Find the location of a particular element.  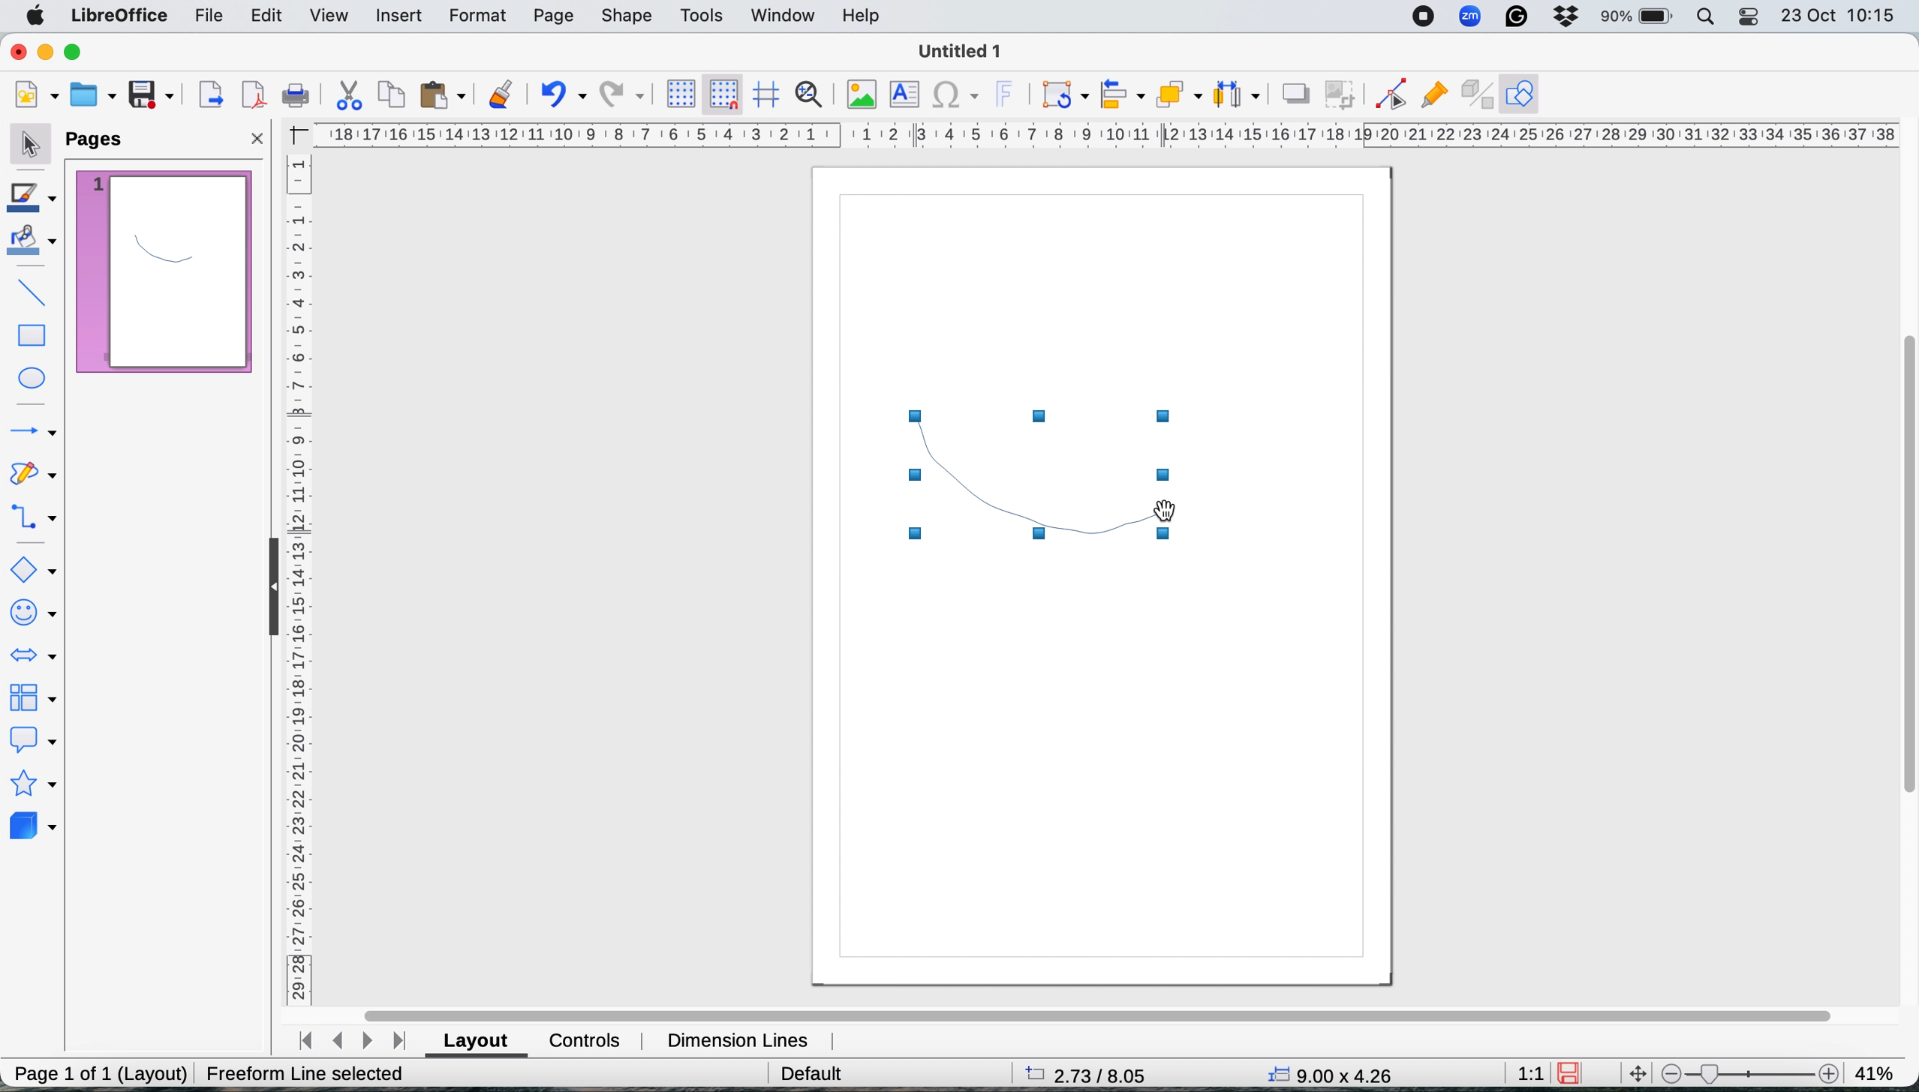

controls is located at coordinates (585, 1042).